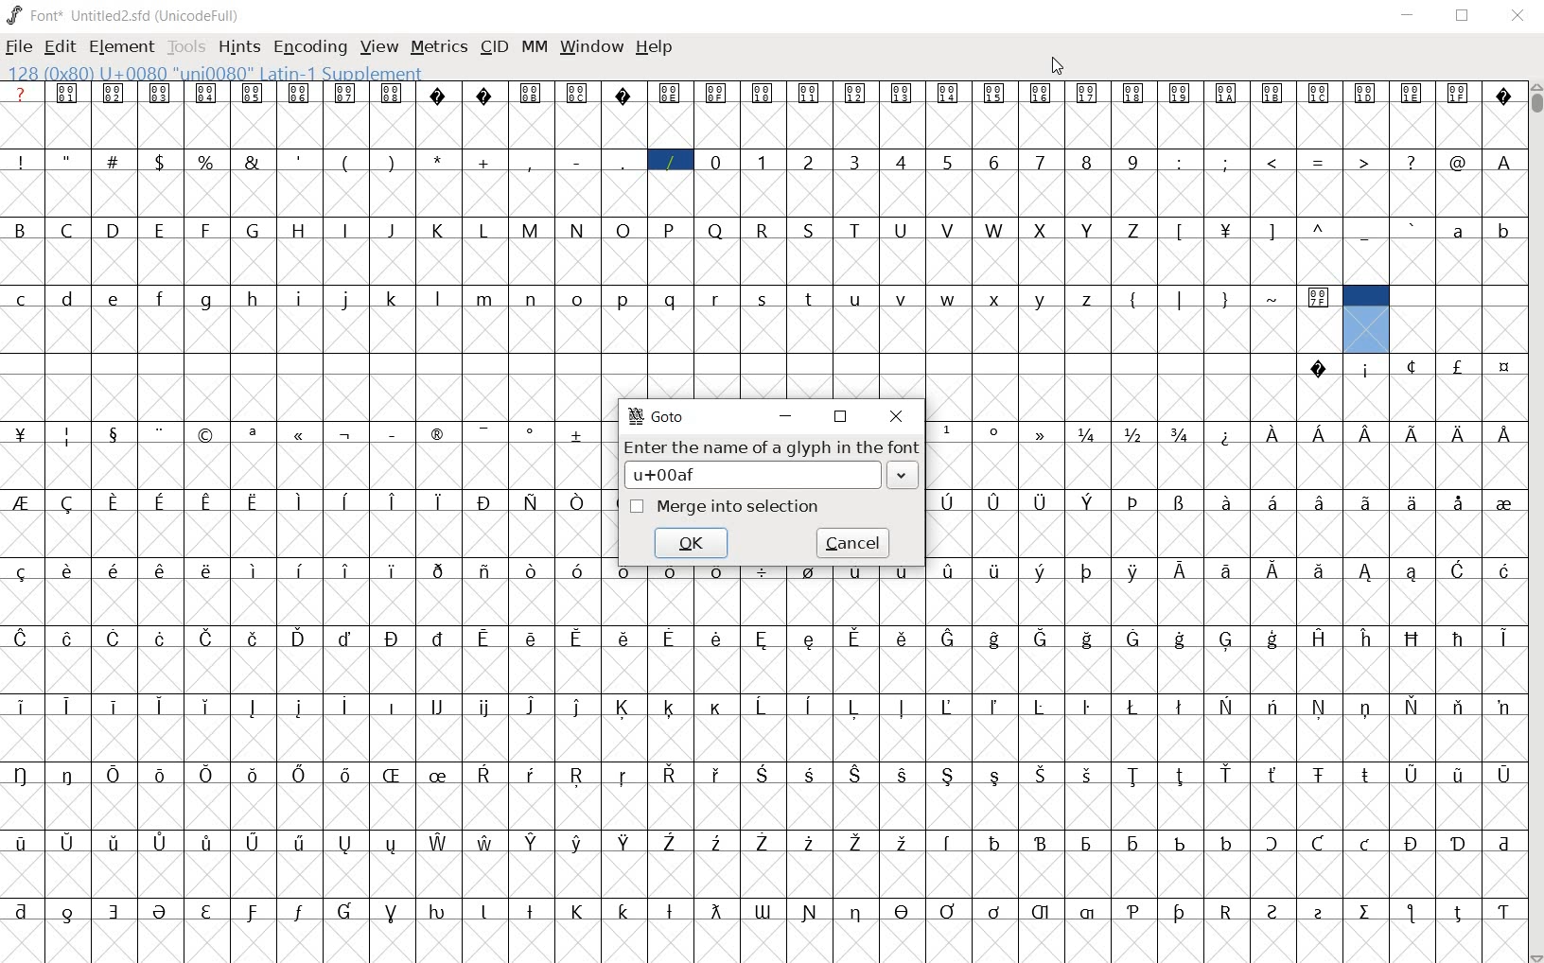  What do you see at coordinates (1322, 370) in the screenshot?
I see `Symbol` at bounding box center [1322, 370].